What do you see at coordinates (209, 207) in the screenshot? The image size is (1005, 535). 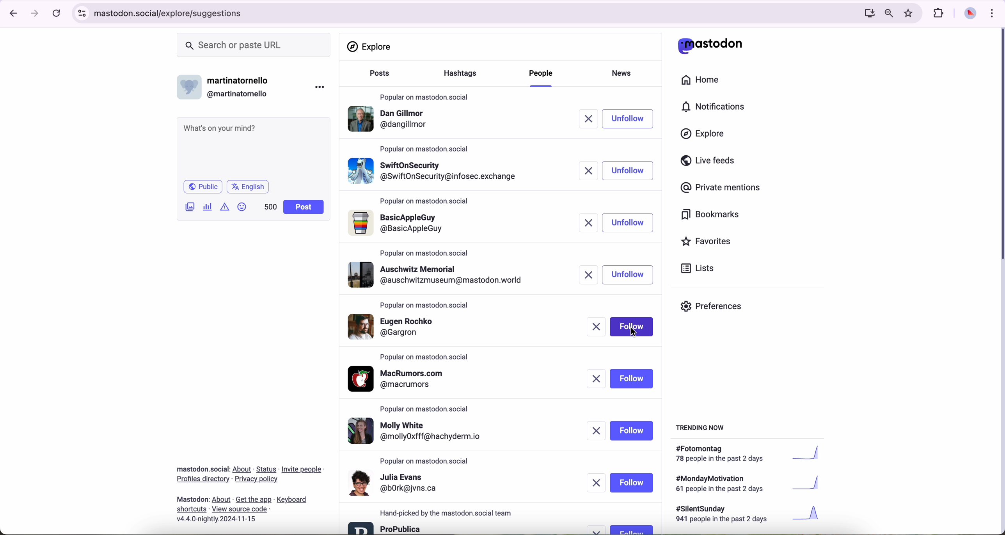 I see `charts` at bounding box center [209, 207].